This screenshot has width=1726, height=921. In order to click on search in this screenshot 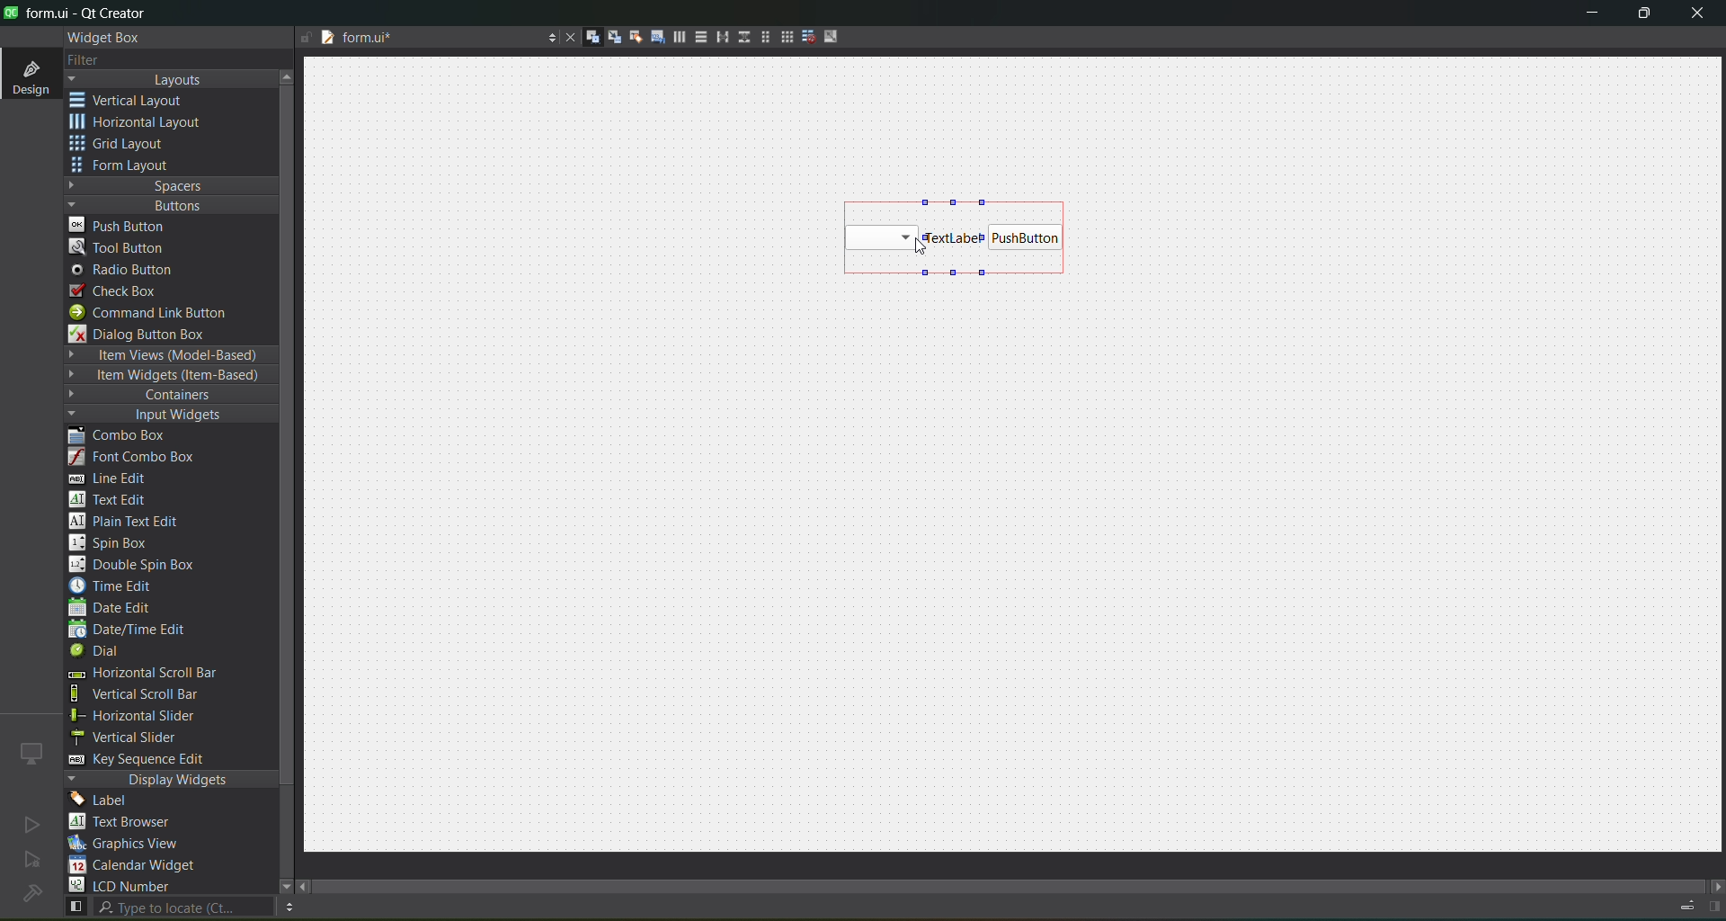, I will do `click(167, 908)`.